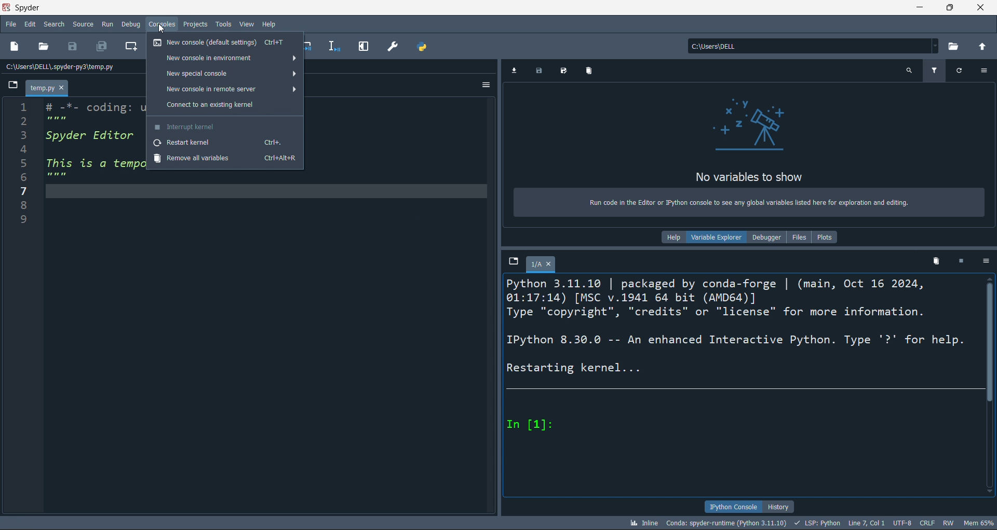 The image size is (997, 530). What do you see at coordinates (195, 24) in the screenshot?
I see `projects` at bounding box center [195, 24].